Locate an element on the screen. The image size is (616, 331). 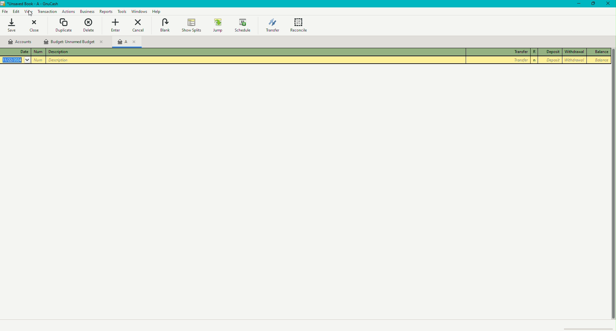
Balance is located at coordinates (600, 52).